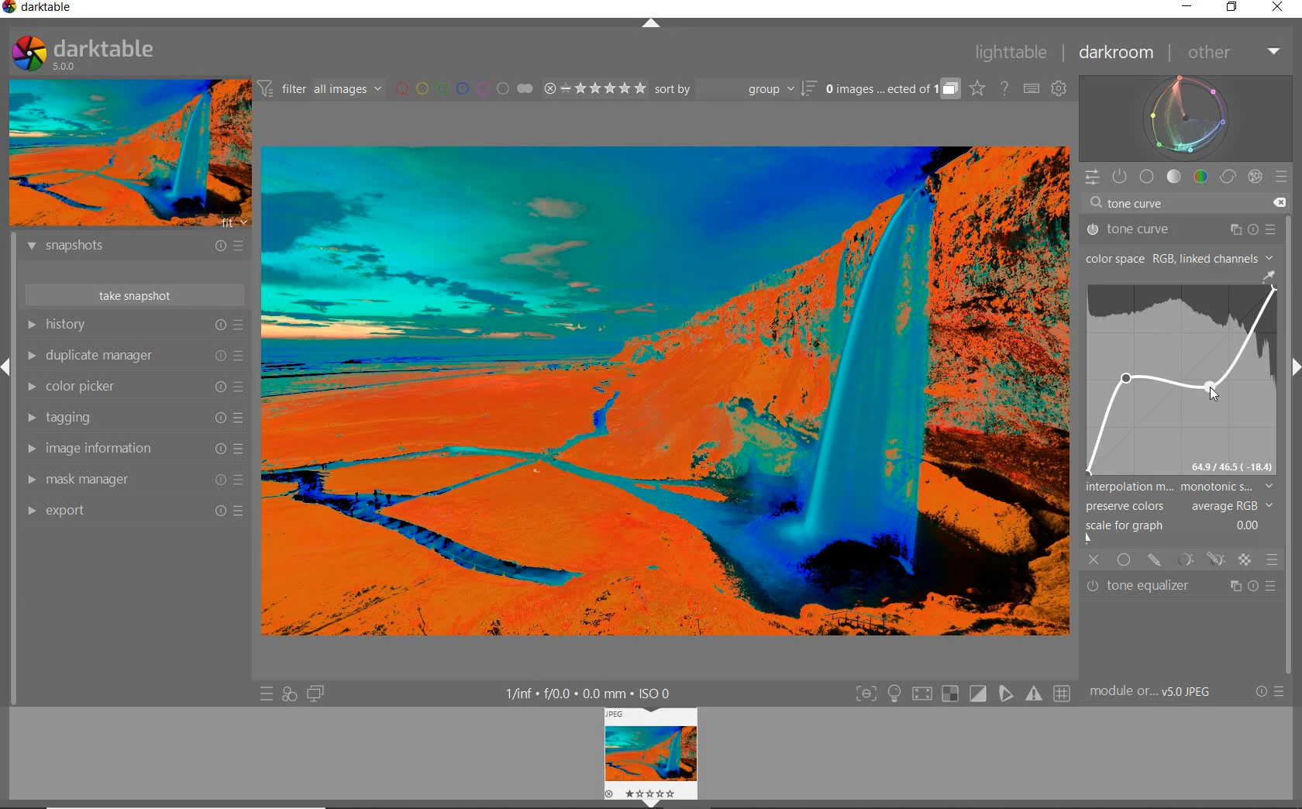  I want to click on SET KEYBOARD SHORTCUTS, so click(1032, 89).